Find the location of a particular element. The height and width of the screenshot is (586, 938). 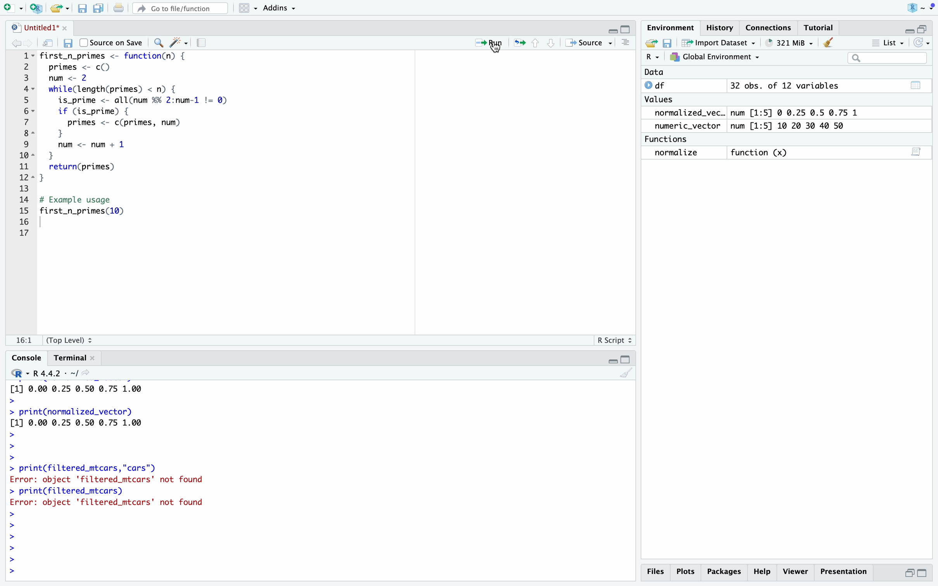

find/replace is located at coordinates (156, 43).